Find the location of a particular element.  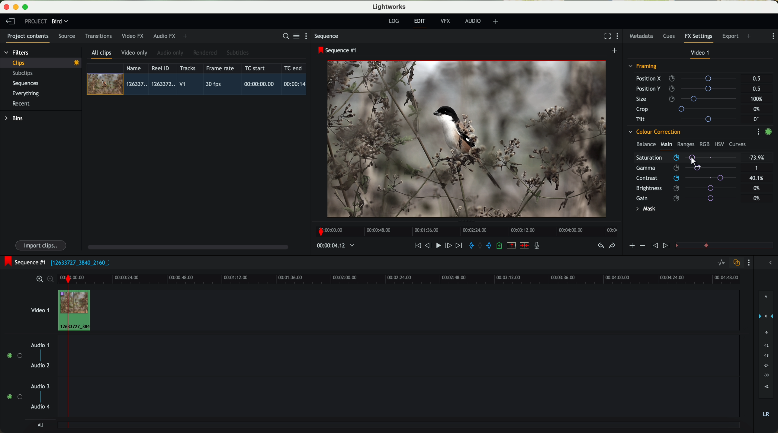

subclips is located at coordinates (24, 74).